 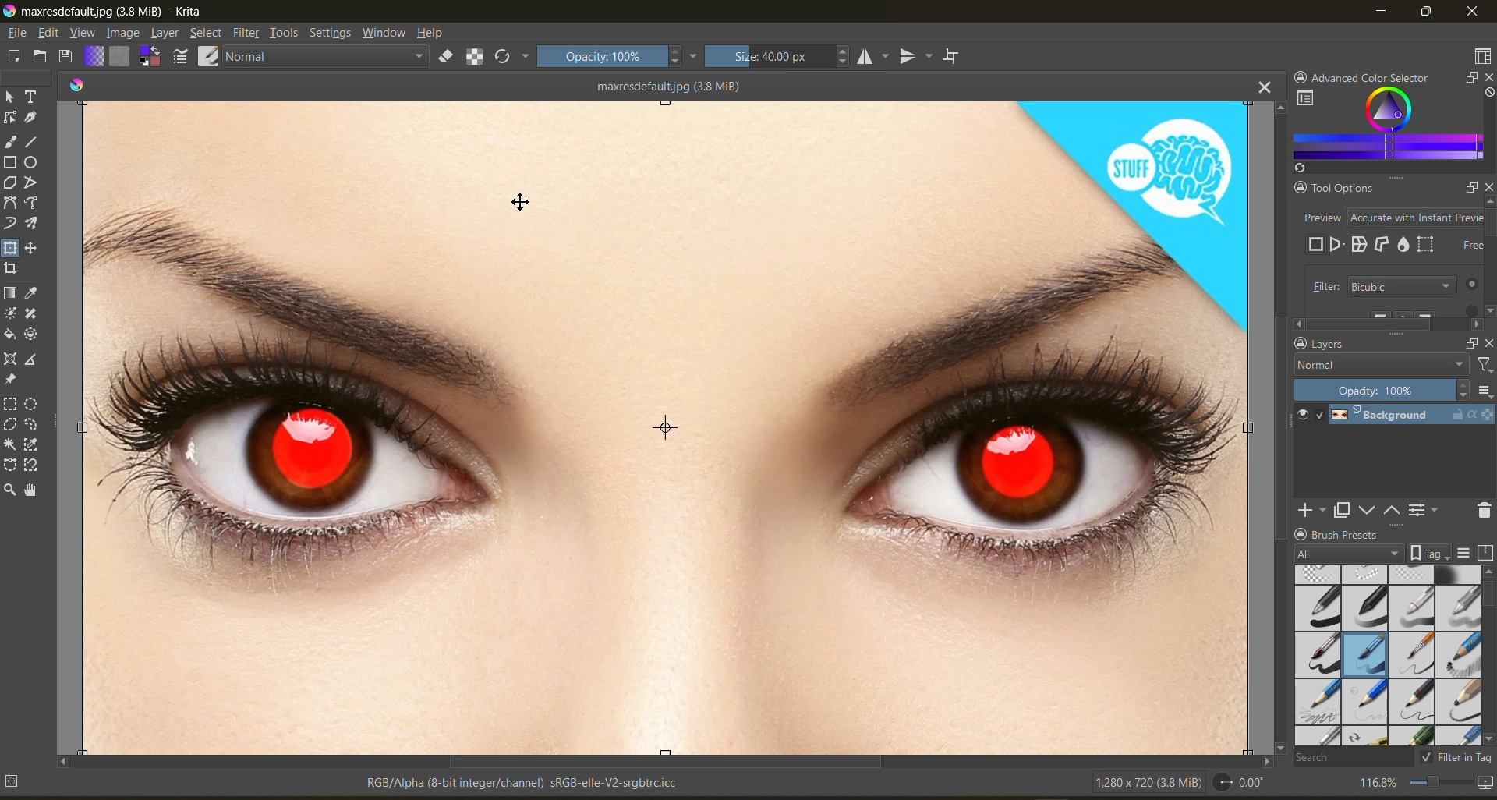 What do you see at coordinates (434, 34) in the screenshot?
I see `help` at bounding box center [434, 34].